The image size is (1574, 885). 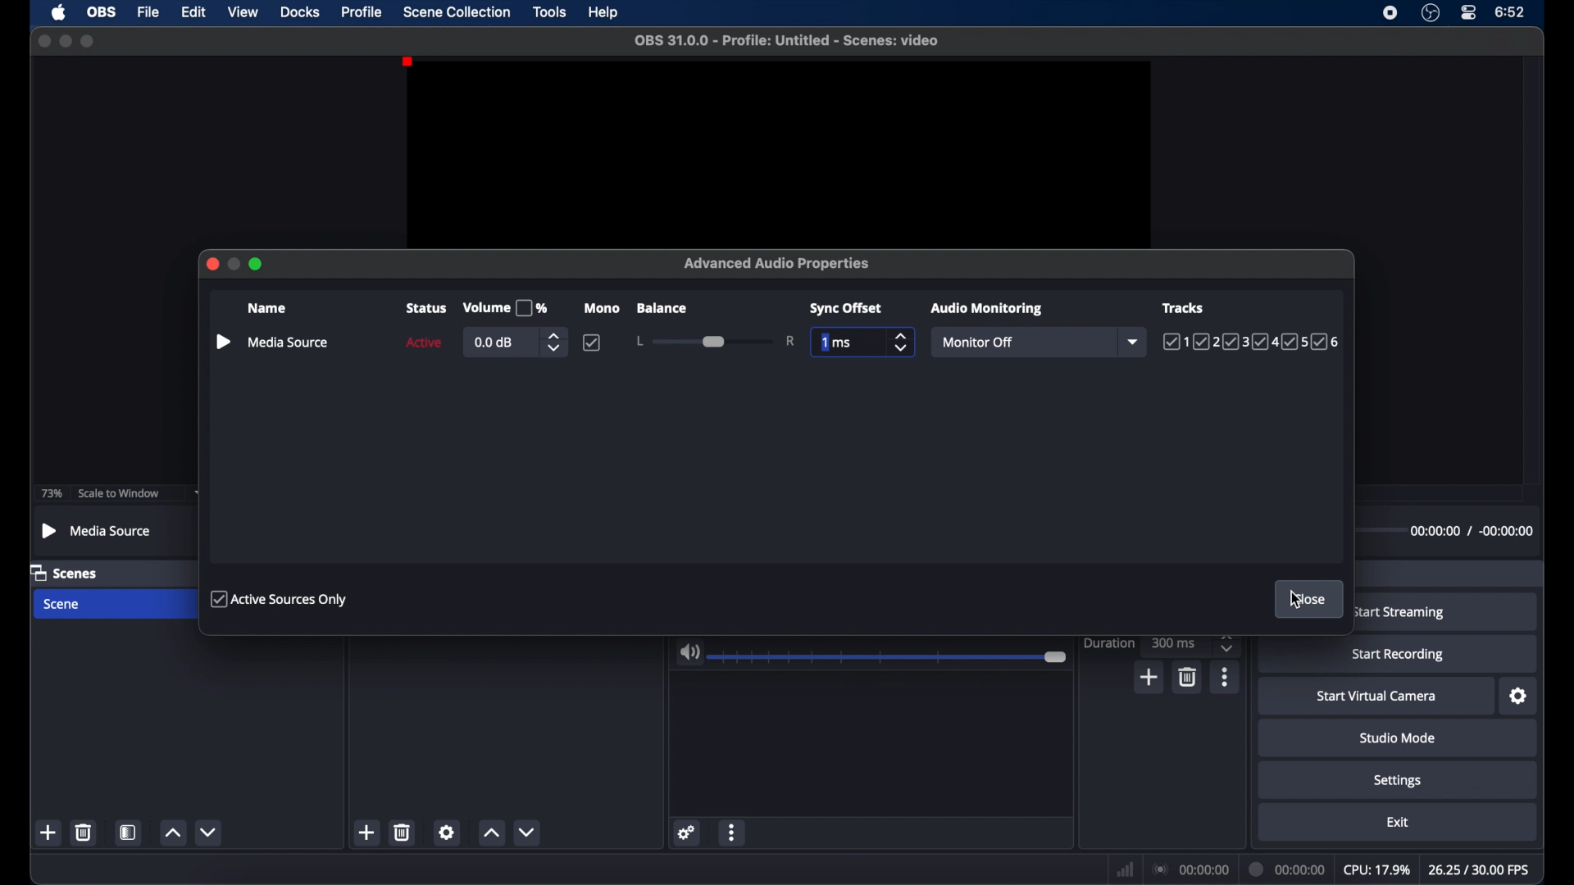 What do you see at coordinates (1287, 870) in the screenshot?
I see `duration` at bounding box center [1287, 870].